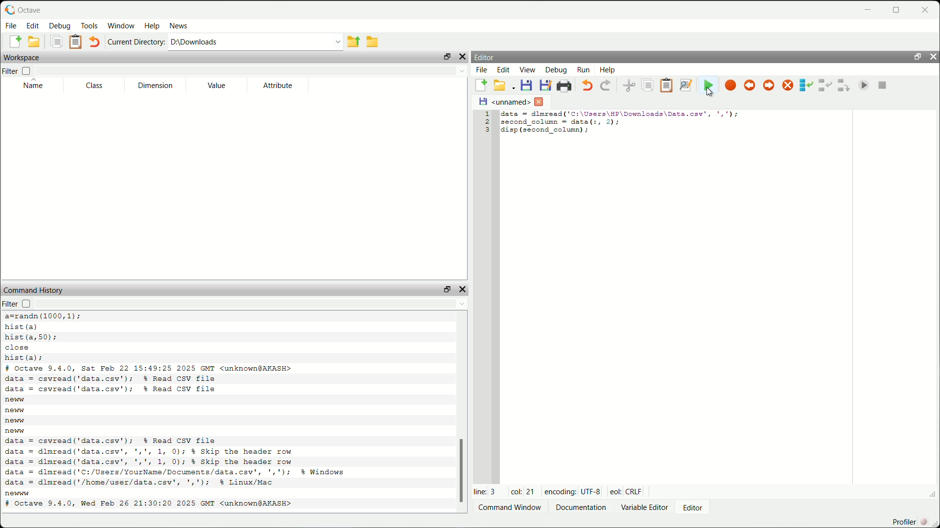 The height and width of the screenshot is (528, 940). I want to click on filter input field, so click(257, 305).